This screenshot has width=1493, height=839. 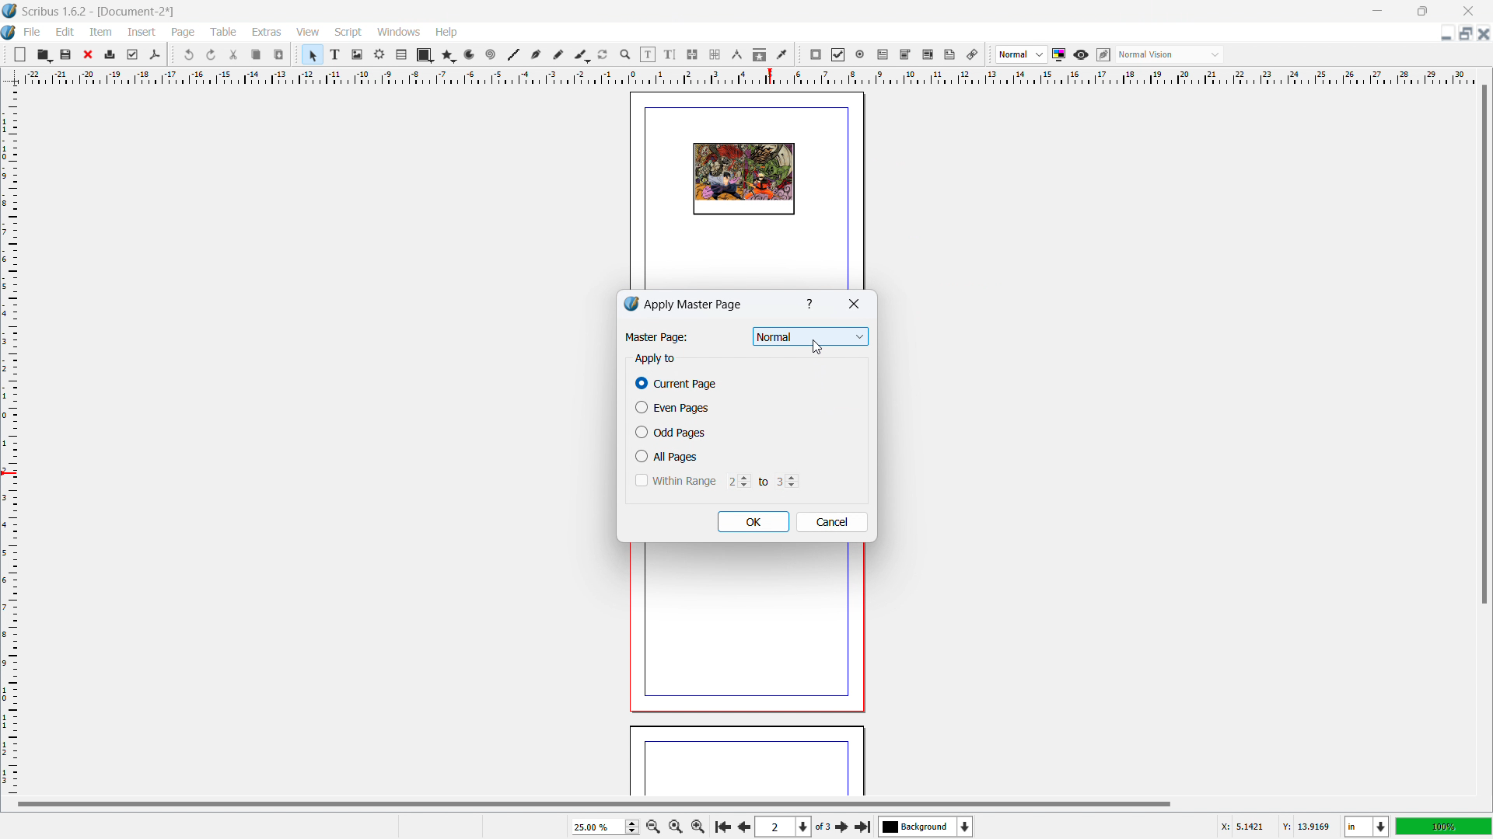 What do you see at coordinates (670, 54) in the screenshot?
I see `edit text with story editor` at bounding box center [670, 54].